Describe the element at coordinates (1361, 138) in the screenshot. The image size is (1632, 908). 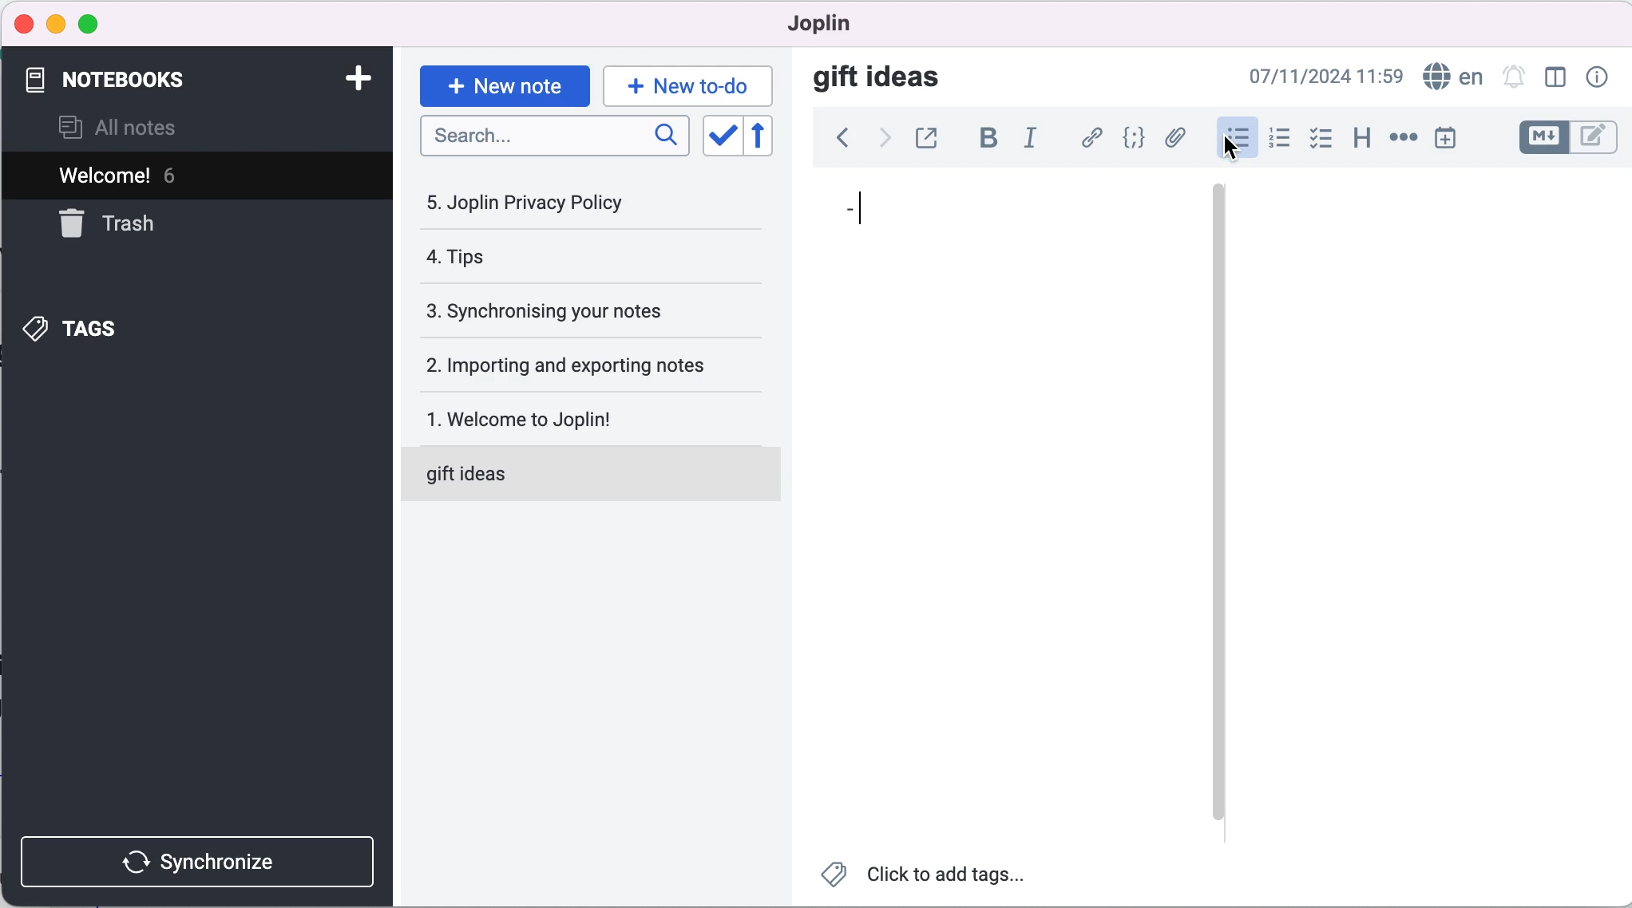
I see `heading` at that location.